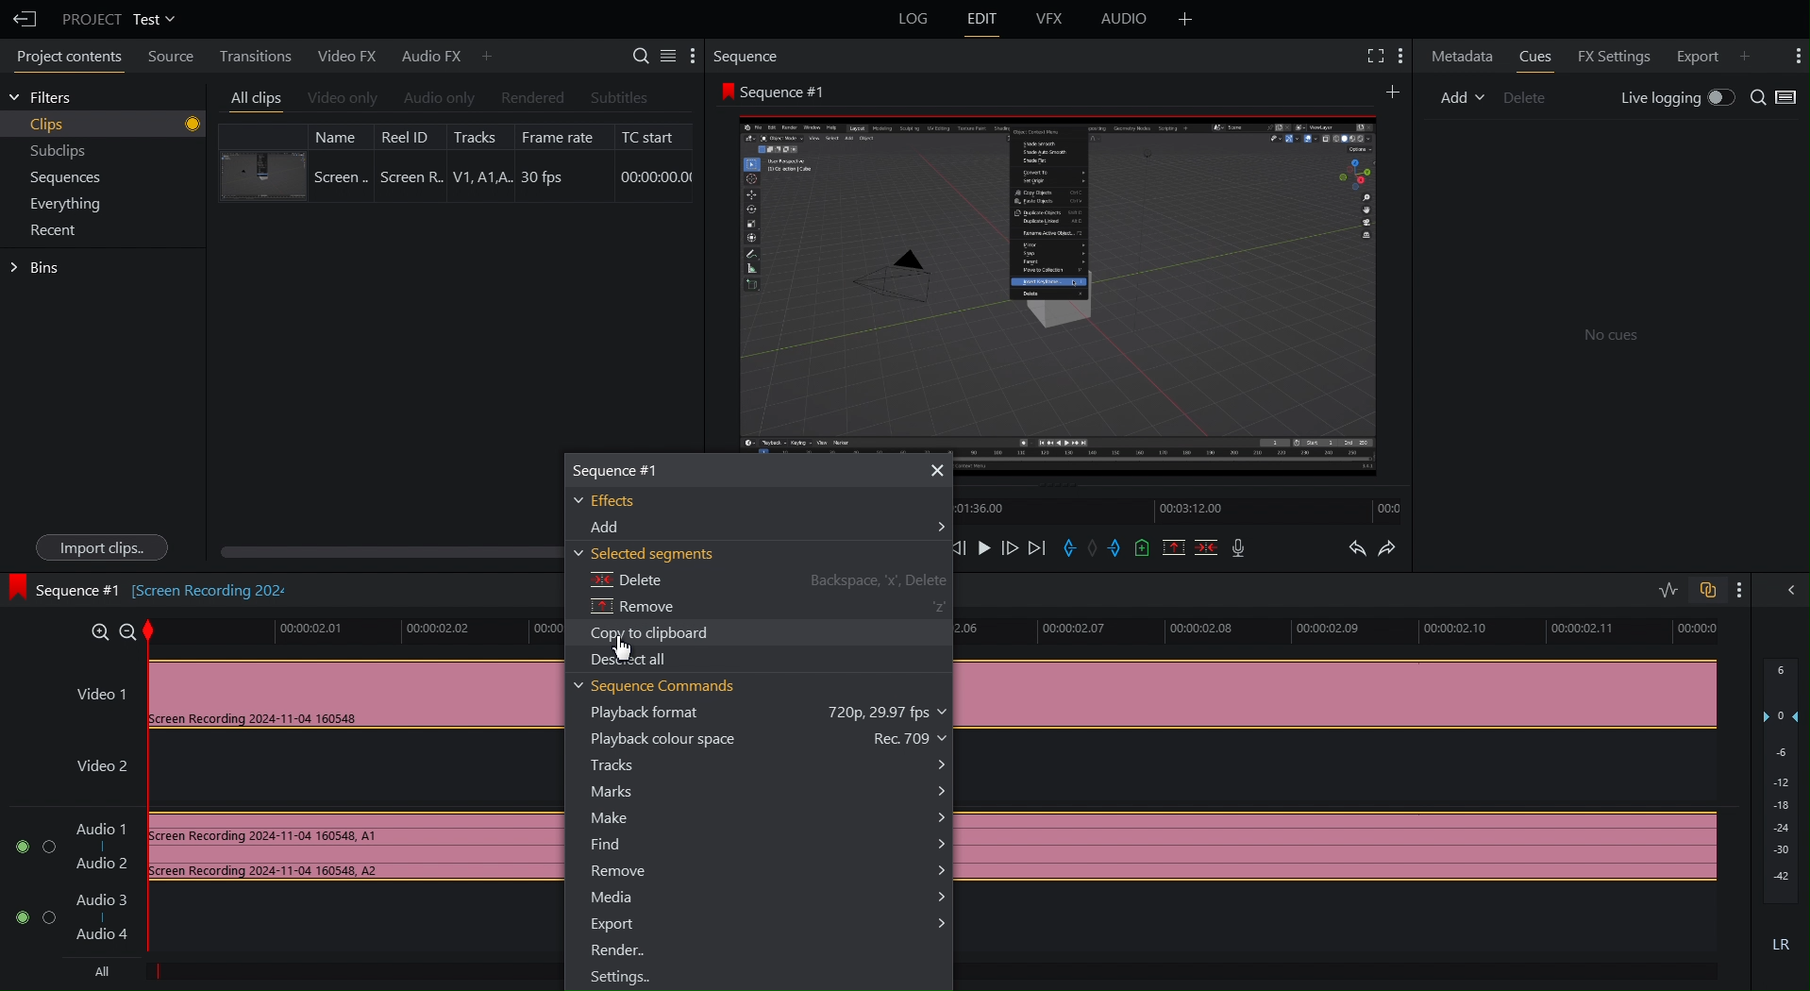  I want to click on Scroll bar, so click(385, 547).